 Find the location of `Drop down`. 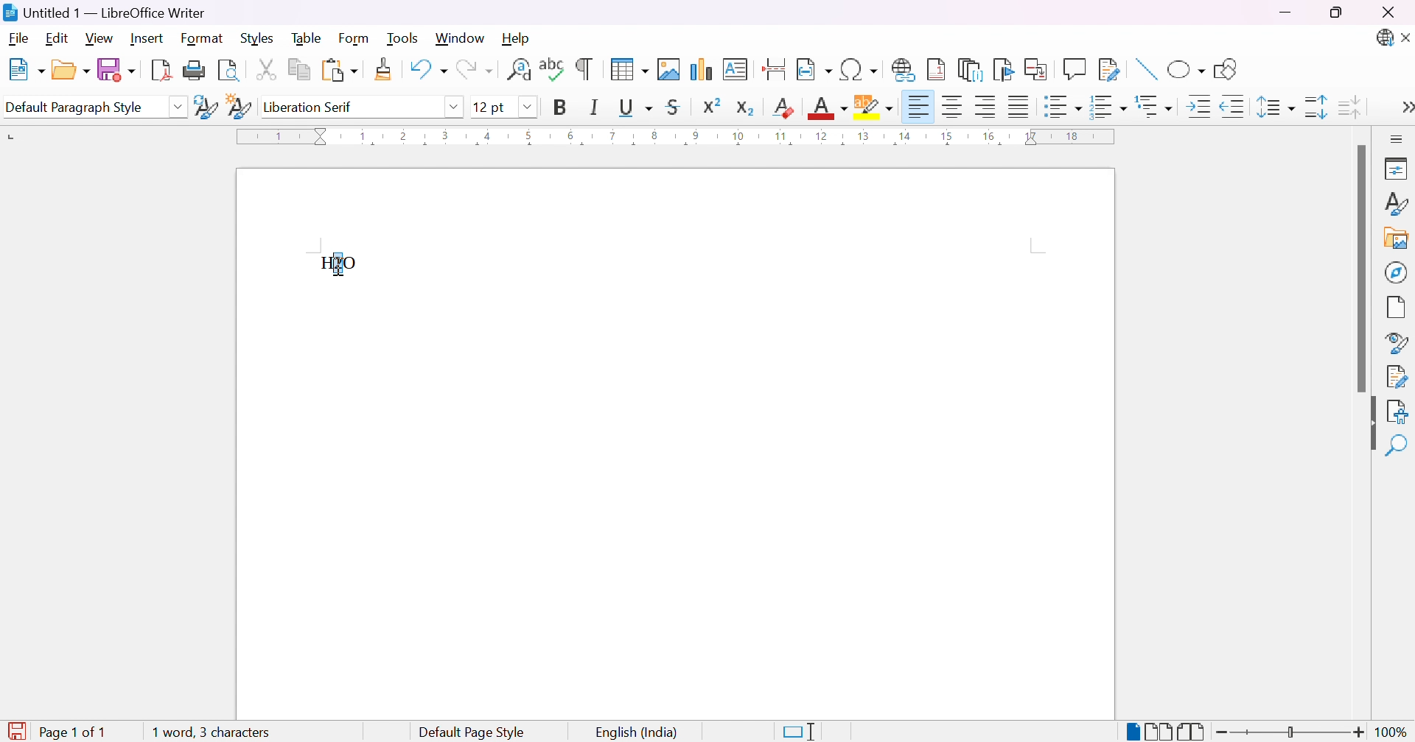

Drop down is located at coordinates (454, 105).